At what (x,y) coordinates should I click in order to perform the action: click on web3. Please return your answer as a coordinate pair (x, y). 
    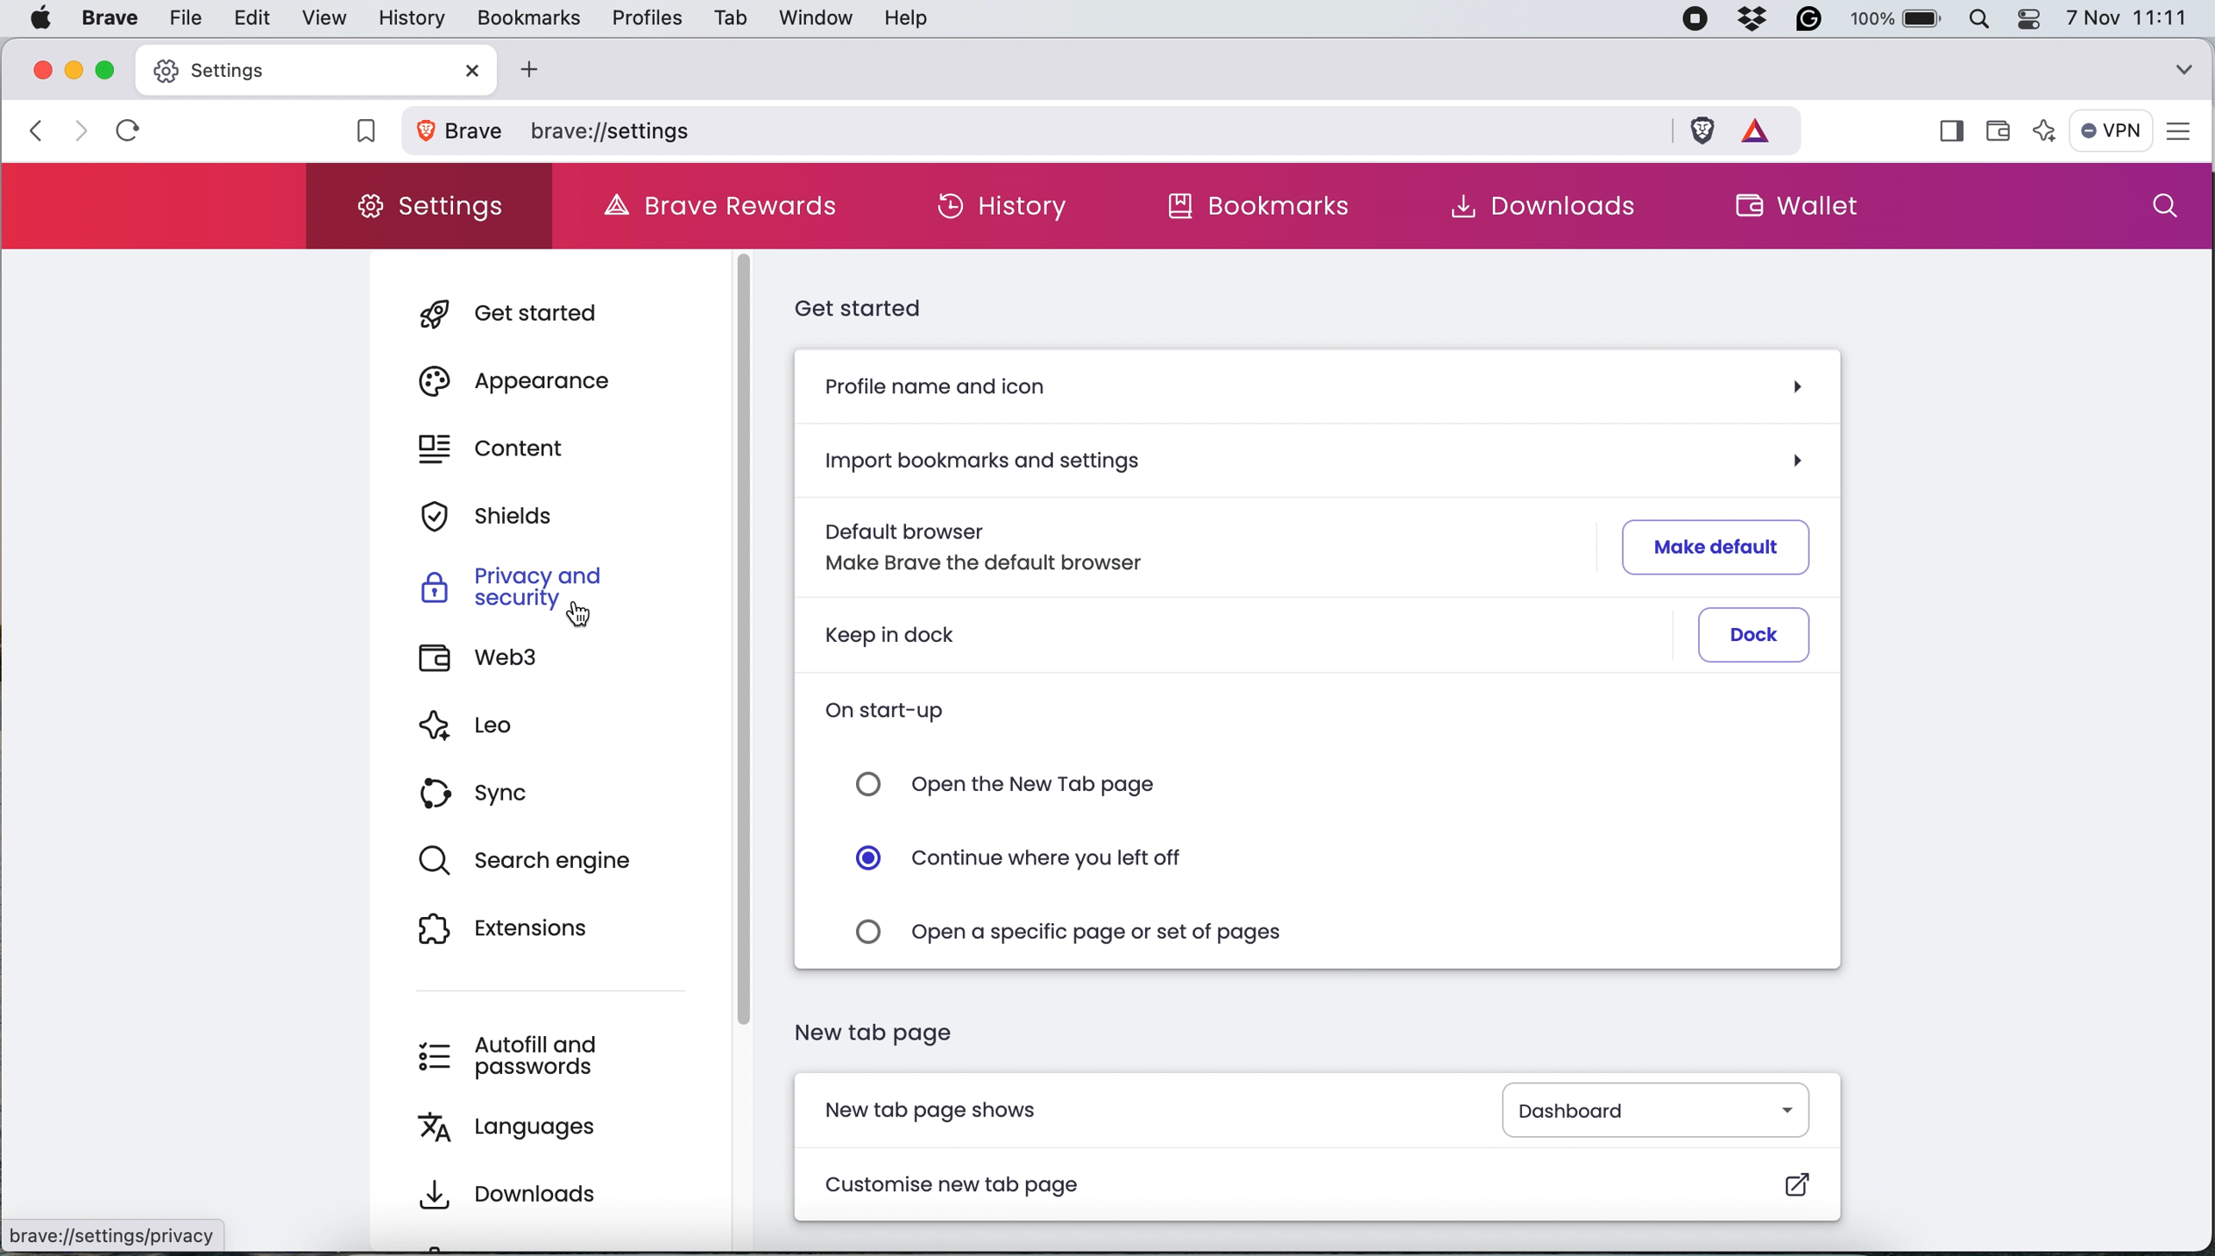
    Looking at the image, I should click on (482, 657).